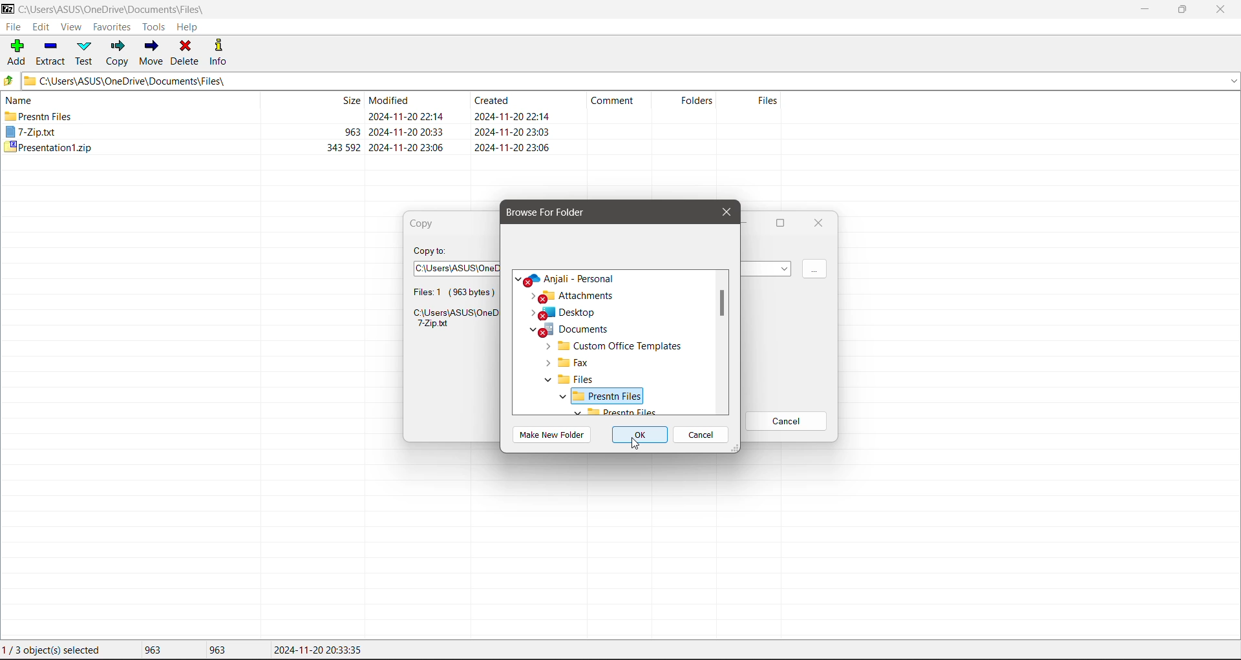  I want to click on Cancel, so click(788, 421).